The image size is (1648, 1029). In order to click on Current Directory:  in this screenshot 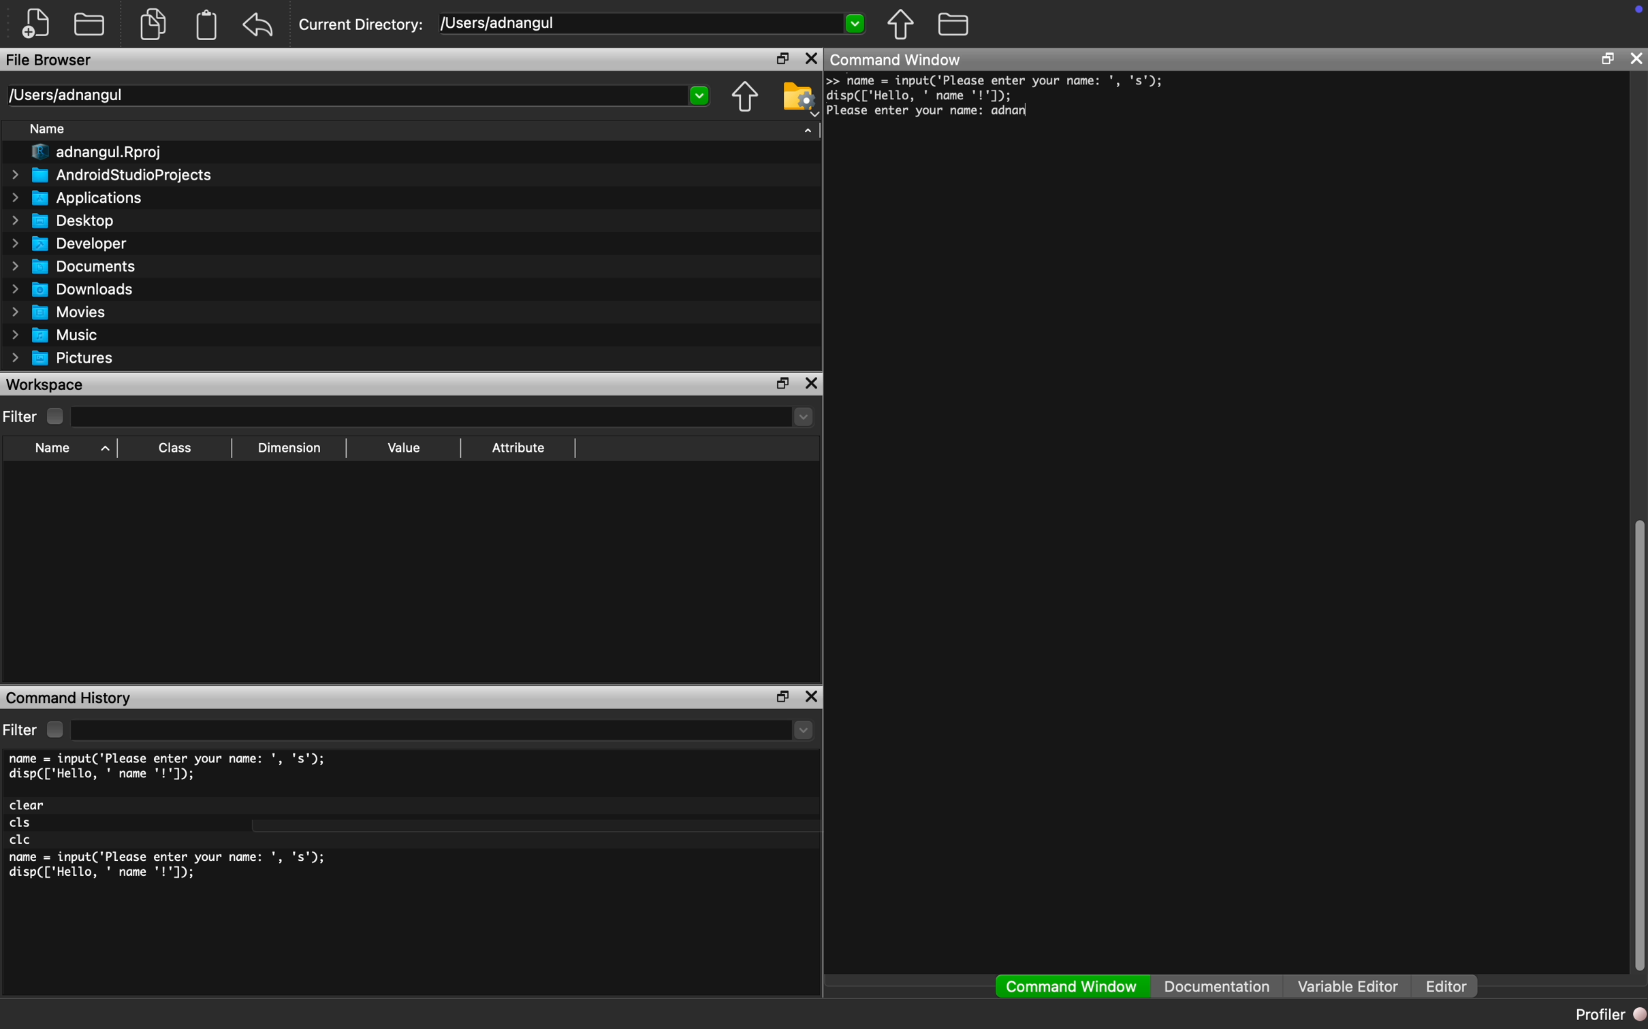, I will do `click(362, 25)`.